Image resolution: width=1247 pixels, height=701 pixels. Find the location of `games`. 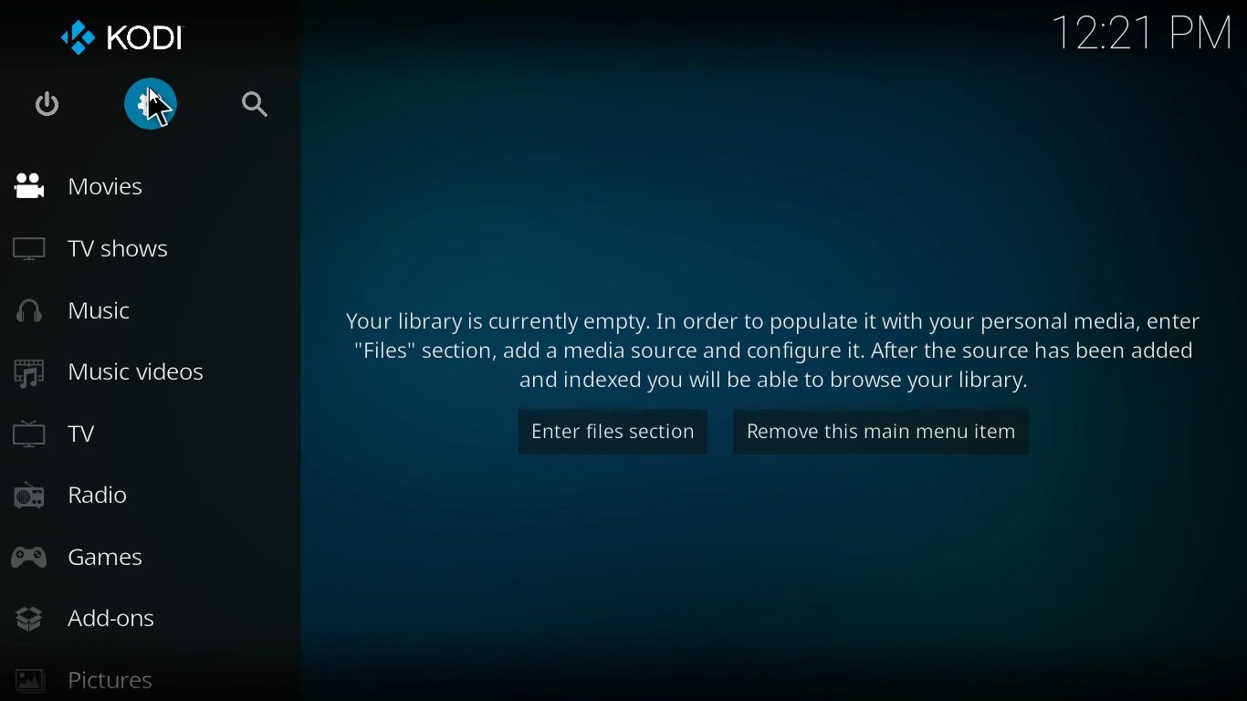

games is located at coordinates (132, 557).